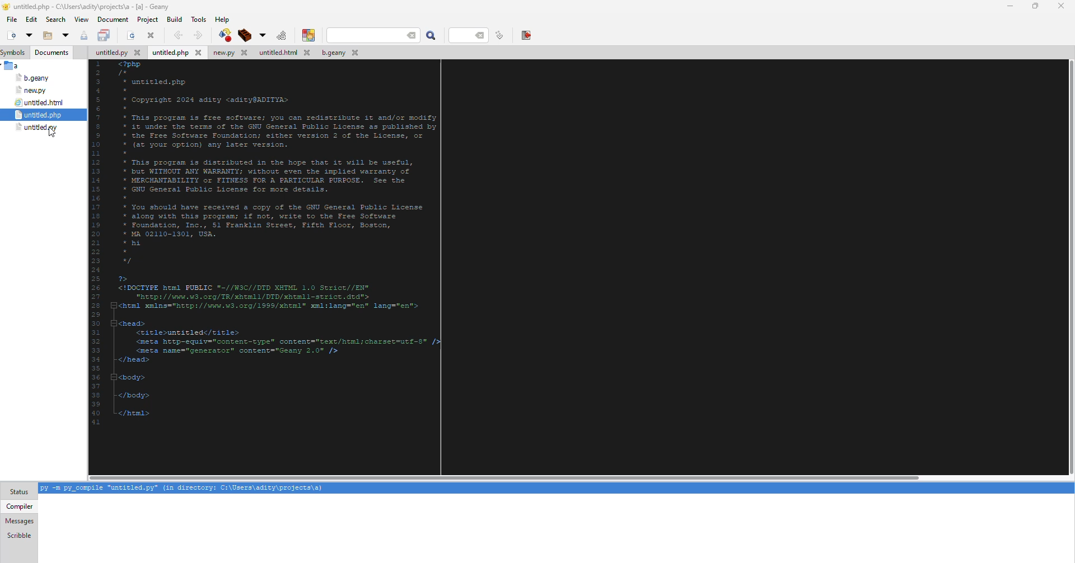 The image size is (1075, 563). I want to click on view, so click(82, 20).